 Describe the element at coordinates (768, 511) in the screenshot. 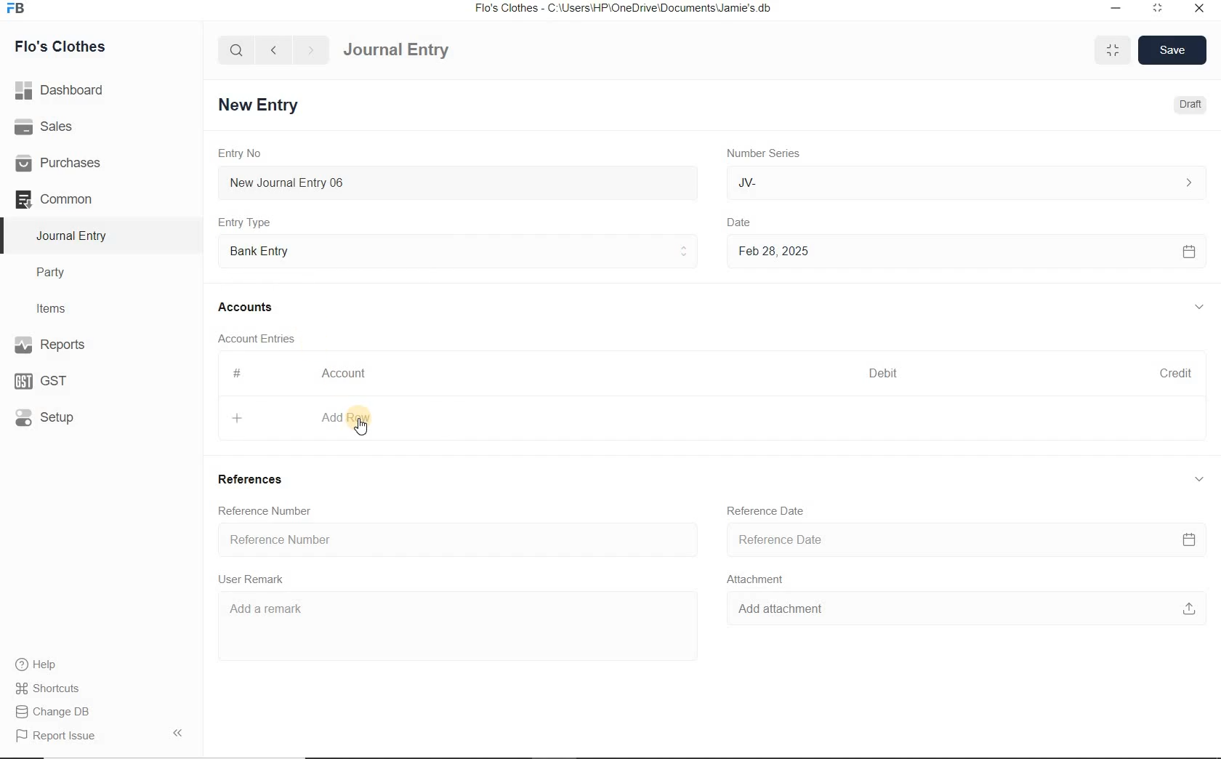

I see `Reference Date` at that location.